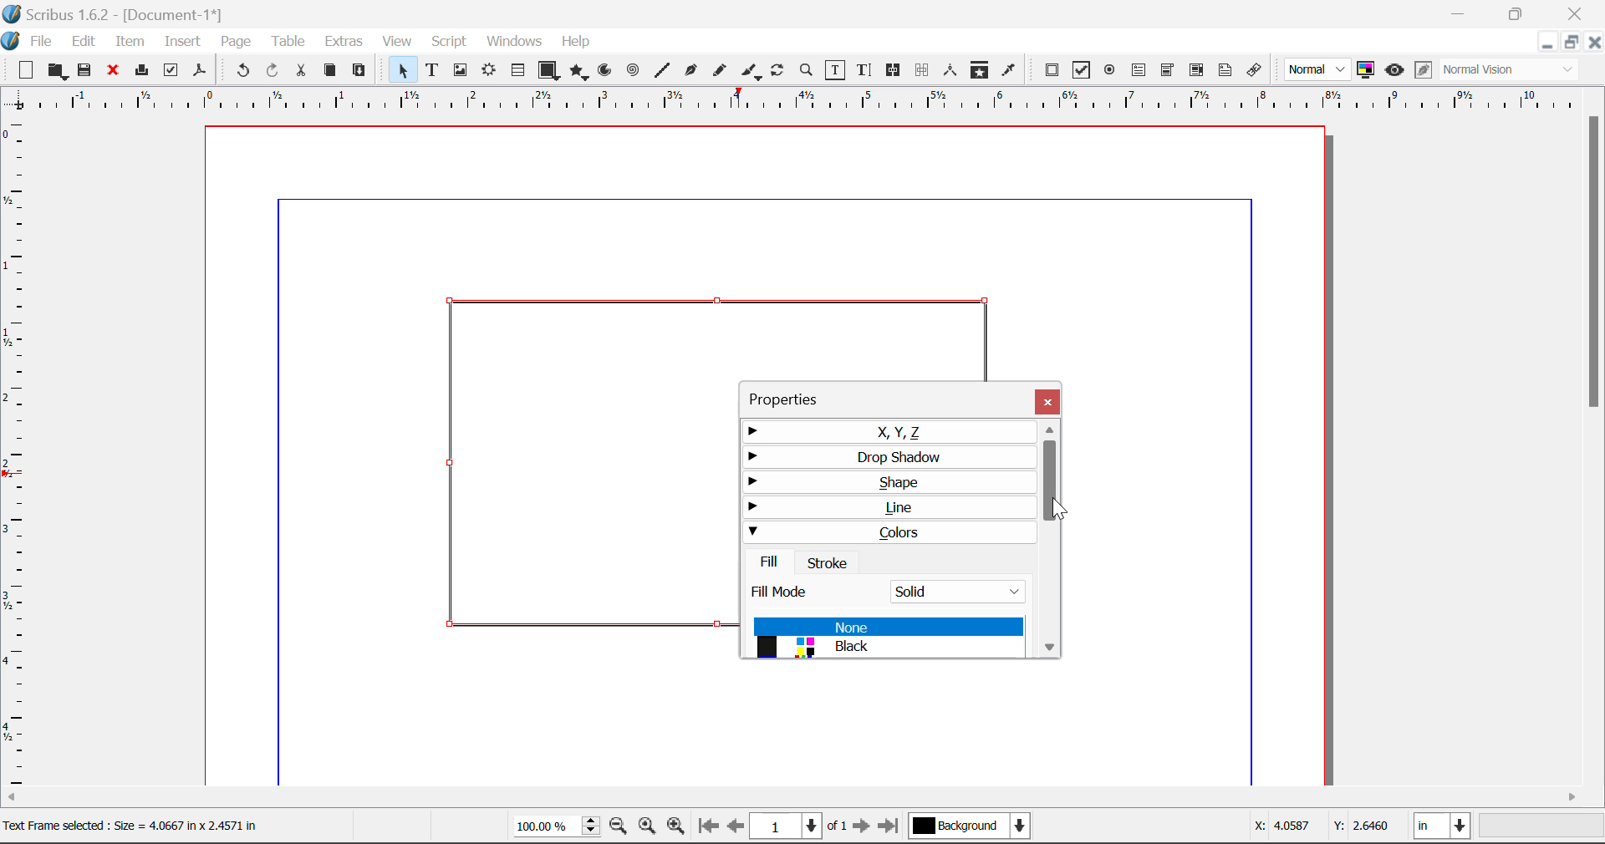 This screenshot has width=1605, height=844. I want to click on Extras, so click(345, 42).